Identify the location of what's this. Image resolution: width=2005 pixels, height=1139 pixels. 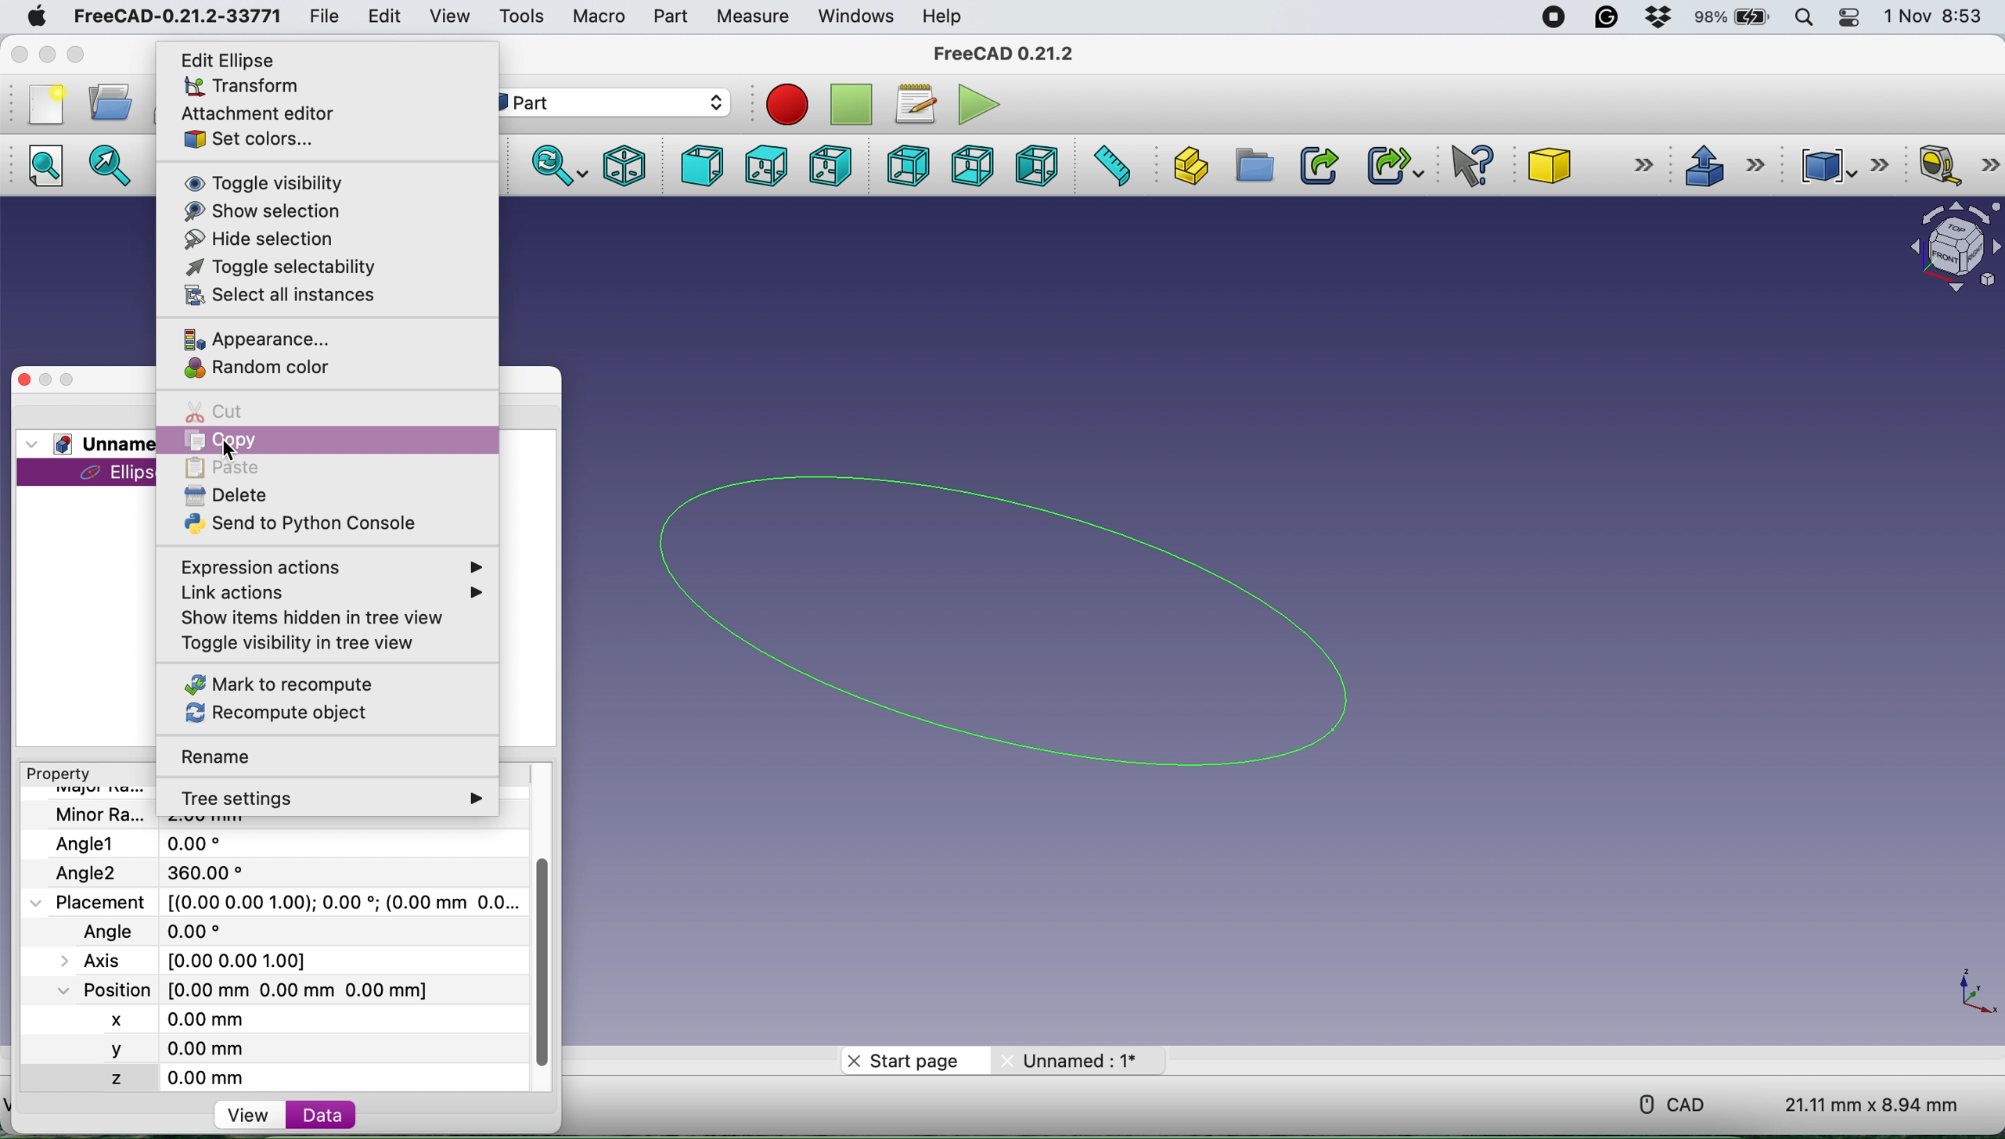
(1477, 167).